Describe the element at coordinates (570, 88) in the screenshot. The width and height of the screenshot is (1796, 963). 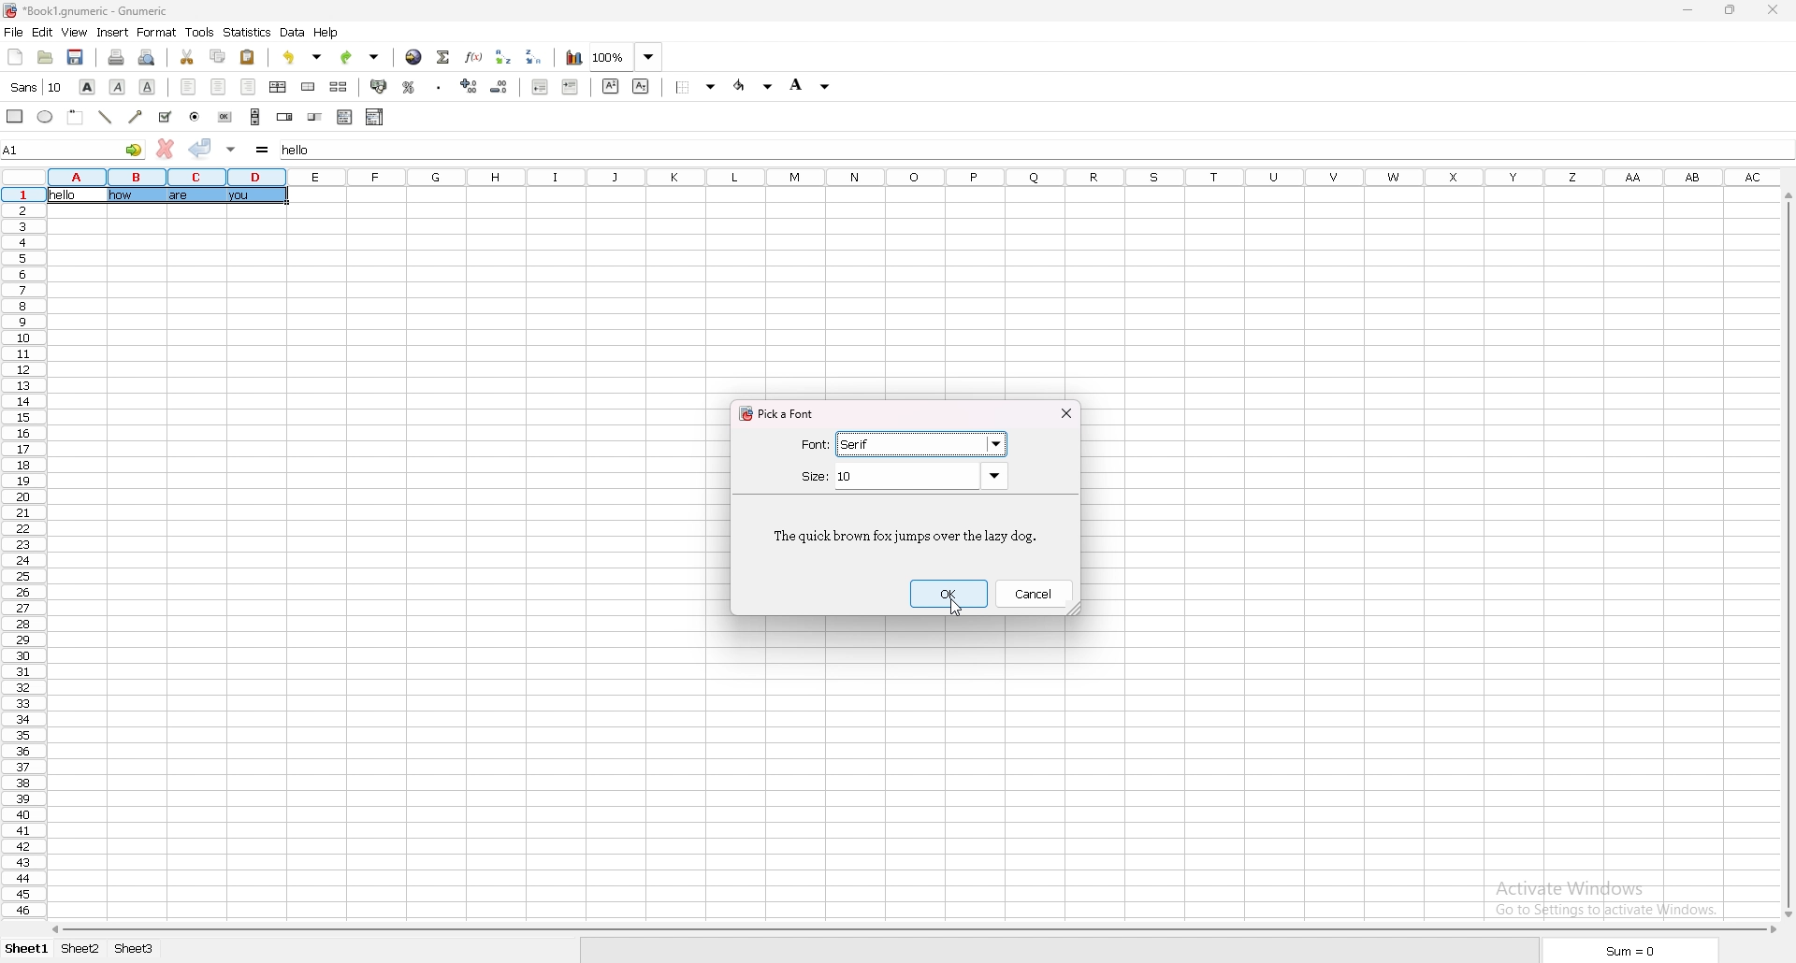
I see `increase indent` at that location.